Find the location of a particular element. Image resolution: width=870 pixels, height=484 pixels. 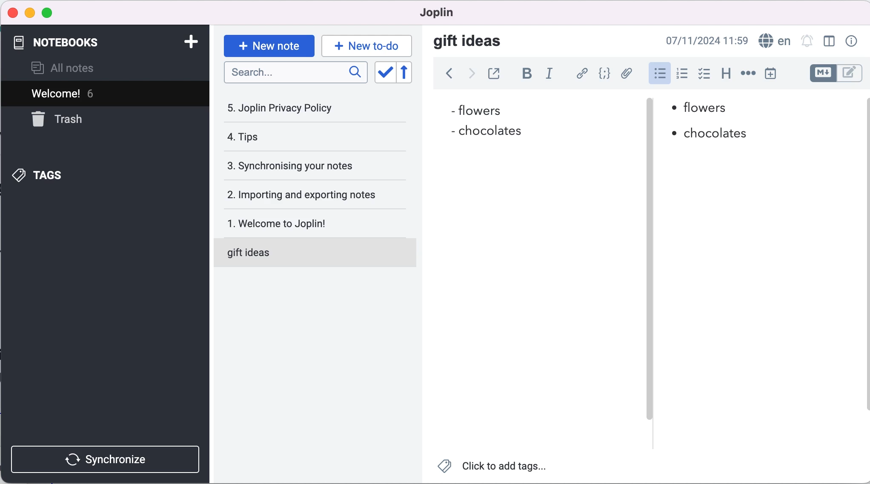

bold is located at coordinates (527, 74).